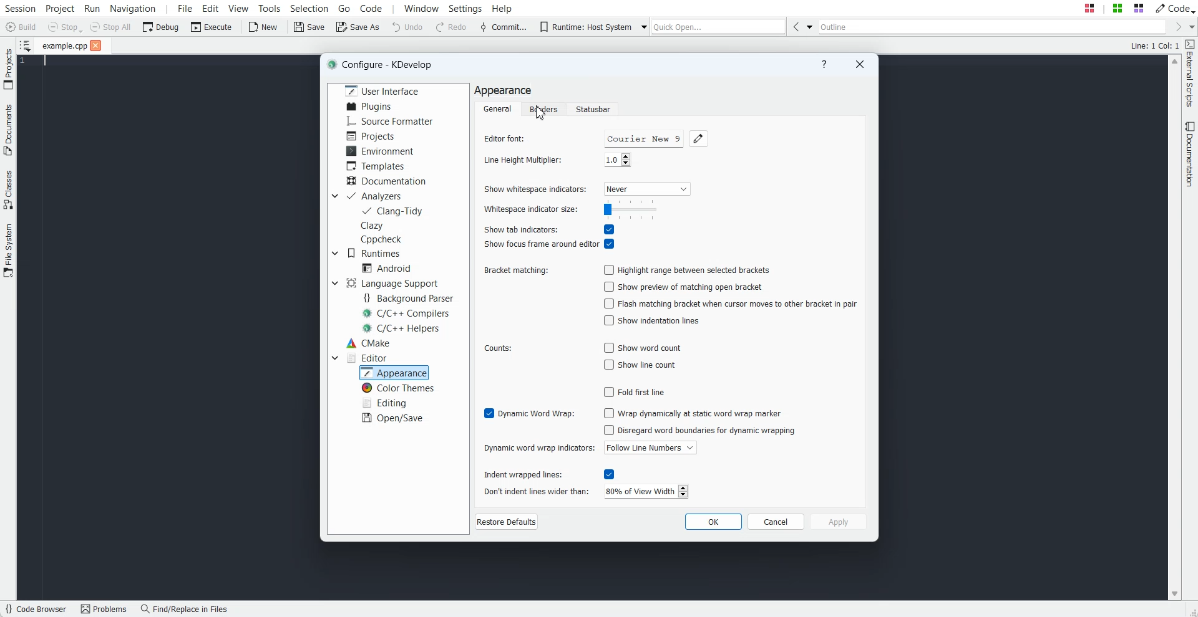 The width and height of the screenshot is (1198, 617). What do you see at coordinates (356, 26) in the screenshot?
I see `Save As` at bounding box center [356, 26].